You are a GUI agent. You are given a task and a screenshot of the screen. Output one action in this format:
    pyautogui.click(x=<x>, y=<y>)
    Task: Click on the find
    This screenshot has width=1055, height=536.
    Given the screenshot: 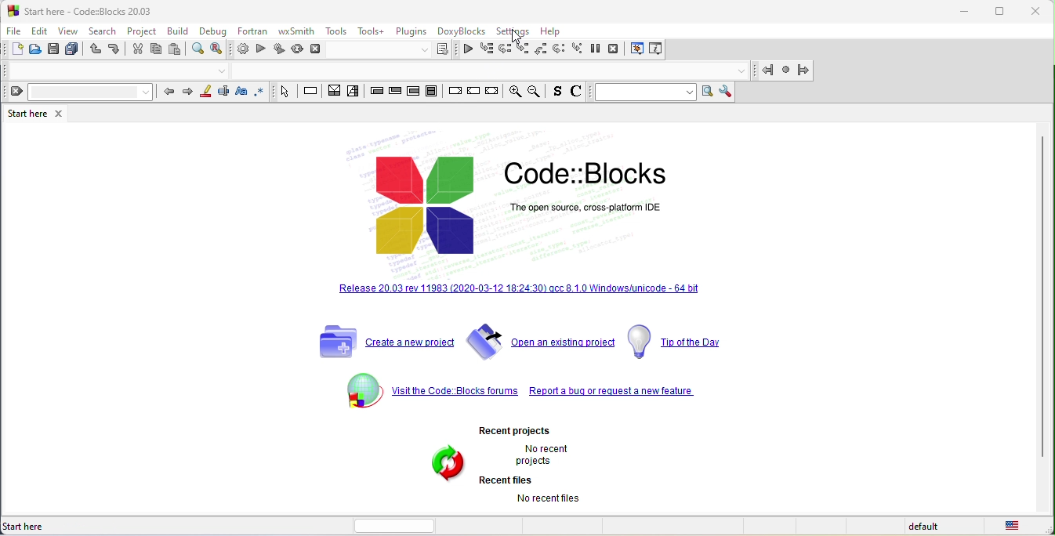 What is the action you would take?
    pyautogui.click(x=200, y=52)
    